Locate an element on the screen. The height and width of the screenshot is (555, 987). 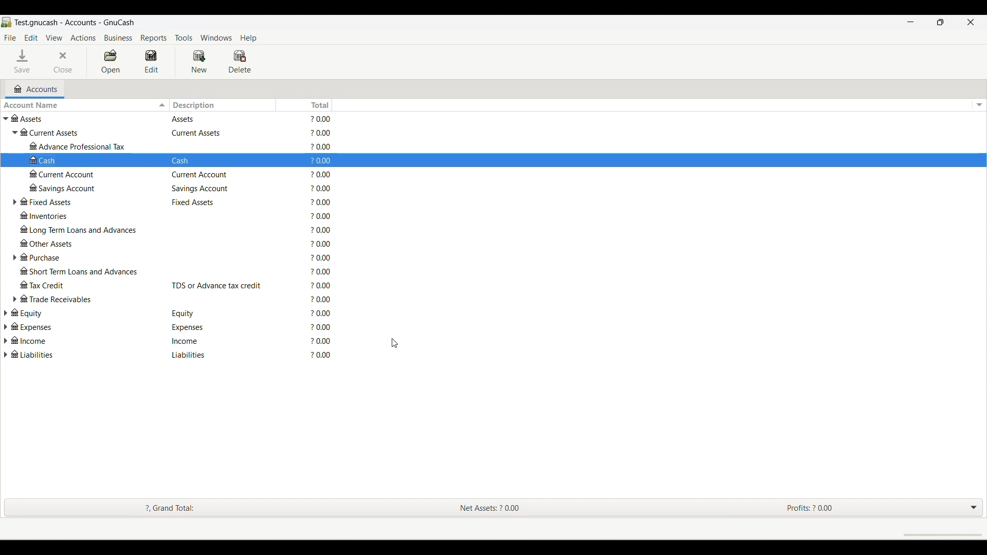
New is located at coordinates (199, 62).